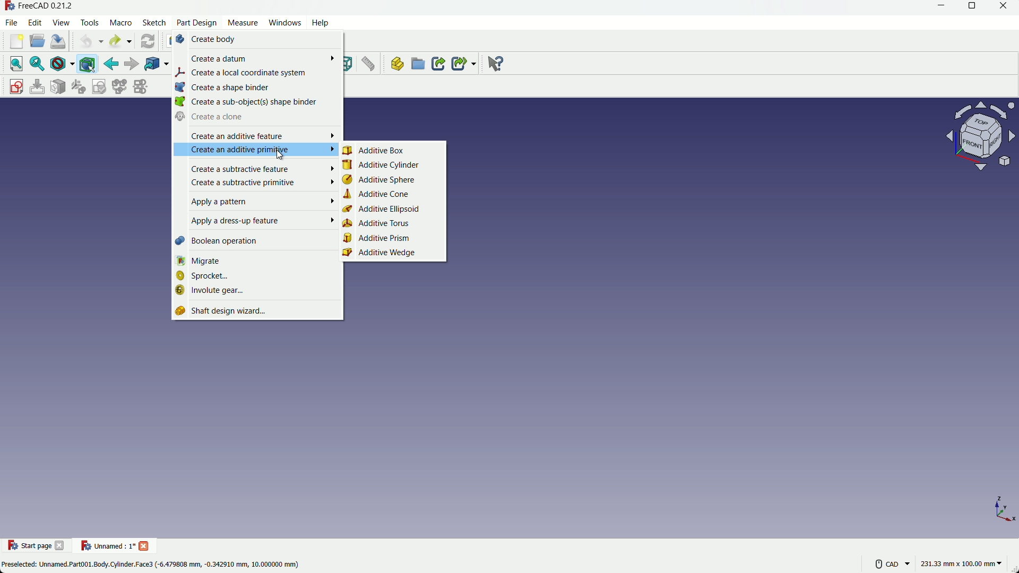  What do you see at coordinates (505, 64) in the screenshot?
I see `` at bounding box center [505, 64].